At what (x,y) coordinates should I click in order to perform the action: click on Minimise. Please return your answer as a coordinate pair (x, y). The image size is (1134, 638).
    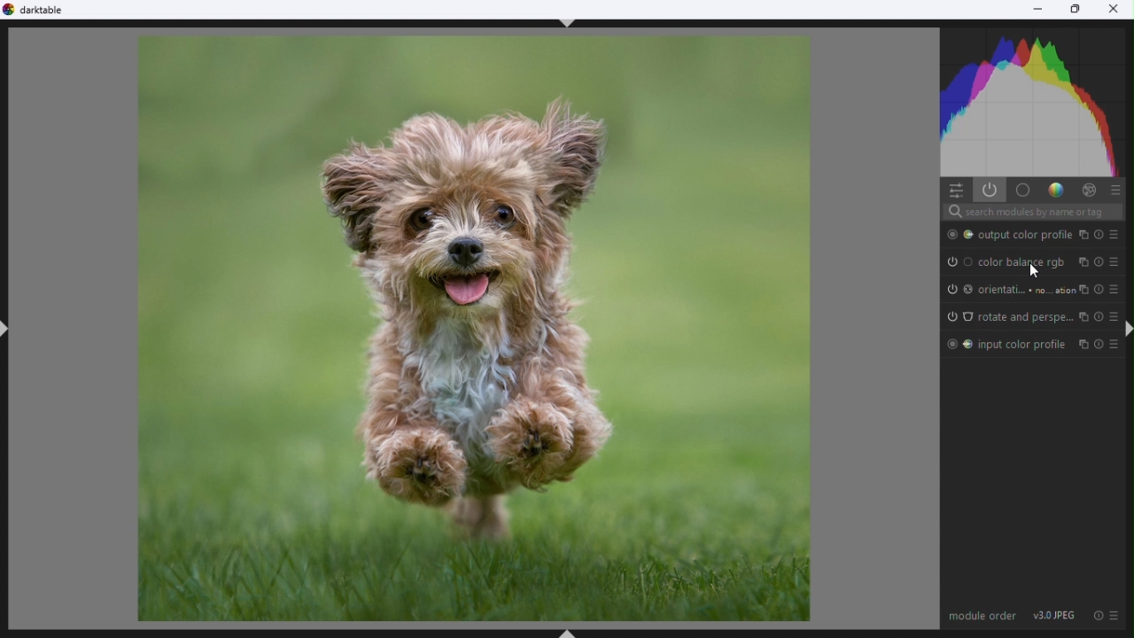
    Looking at the image, I should click on (1038, 9).